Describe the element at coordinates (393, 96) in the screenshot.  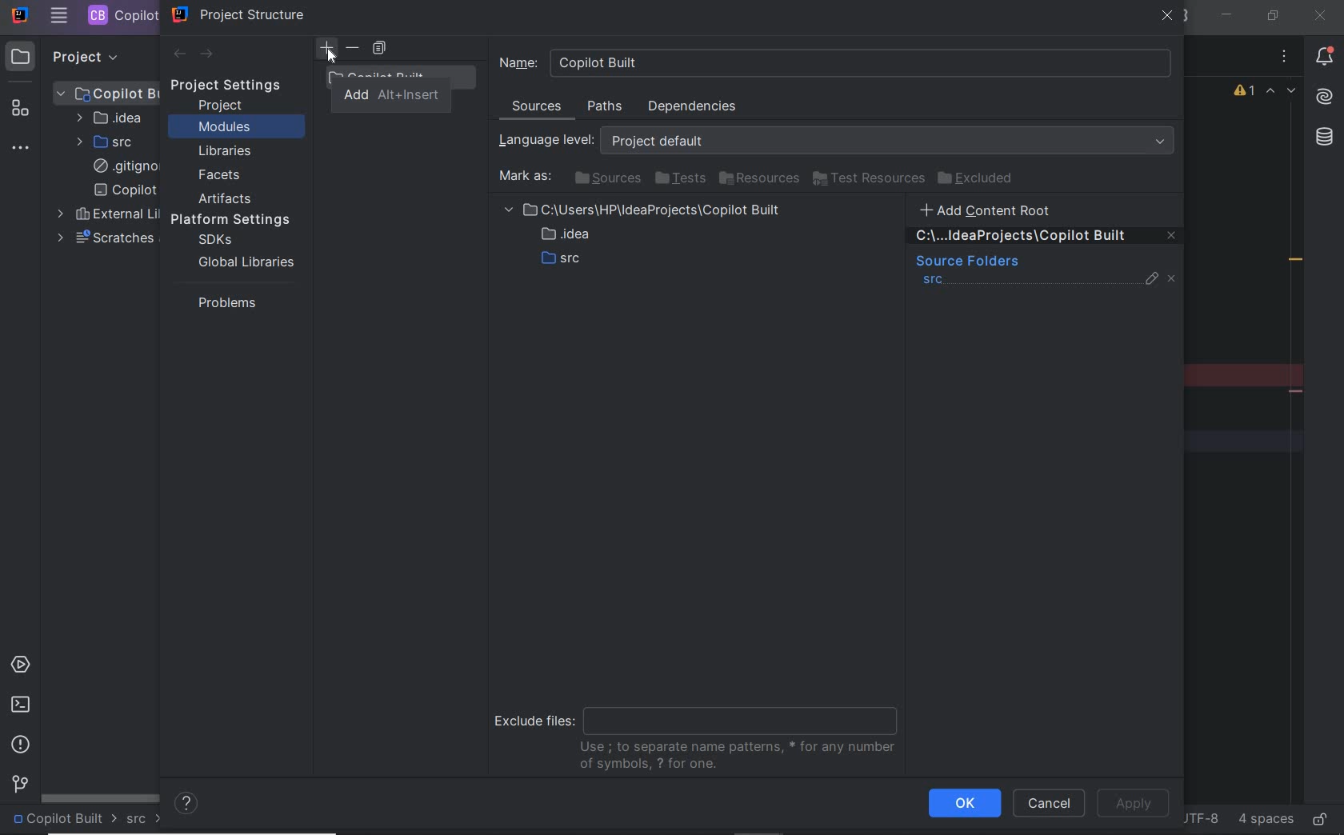
I see `add` at that location.